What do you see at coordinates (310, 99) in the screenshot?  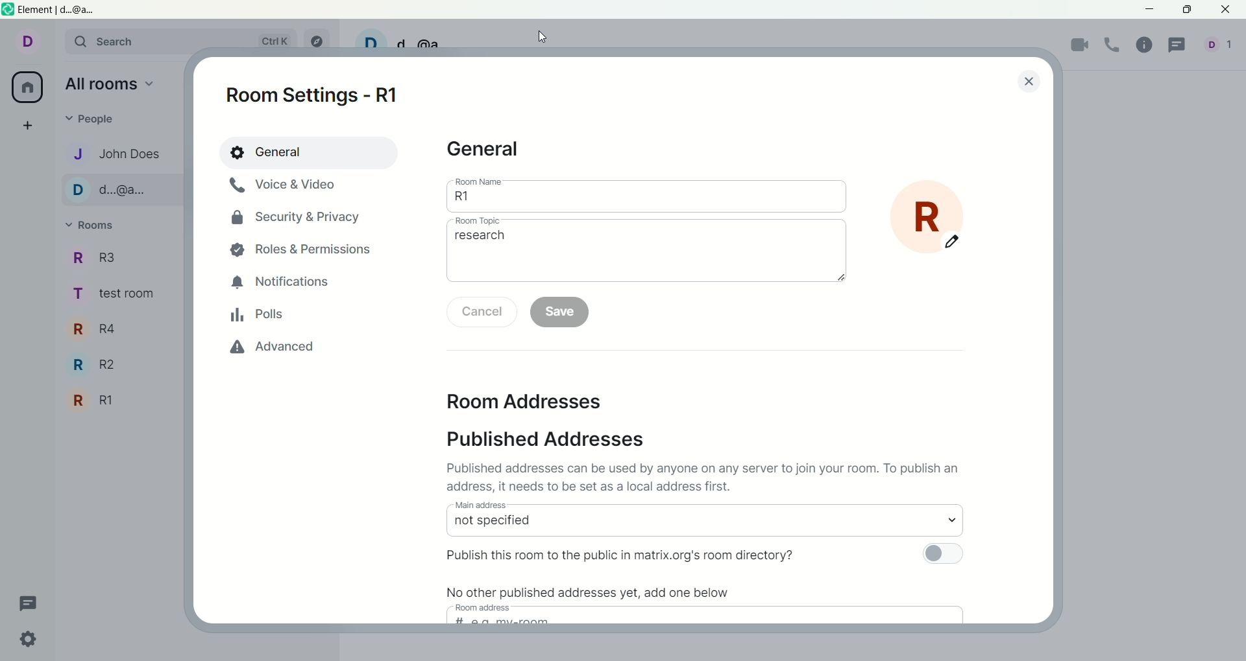 I see `room settings-r1` at bounding box center [310, 99].